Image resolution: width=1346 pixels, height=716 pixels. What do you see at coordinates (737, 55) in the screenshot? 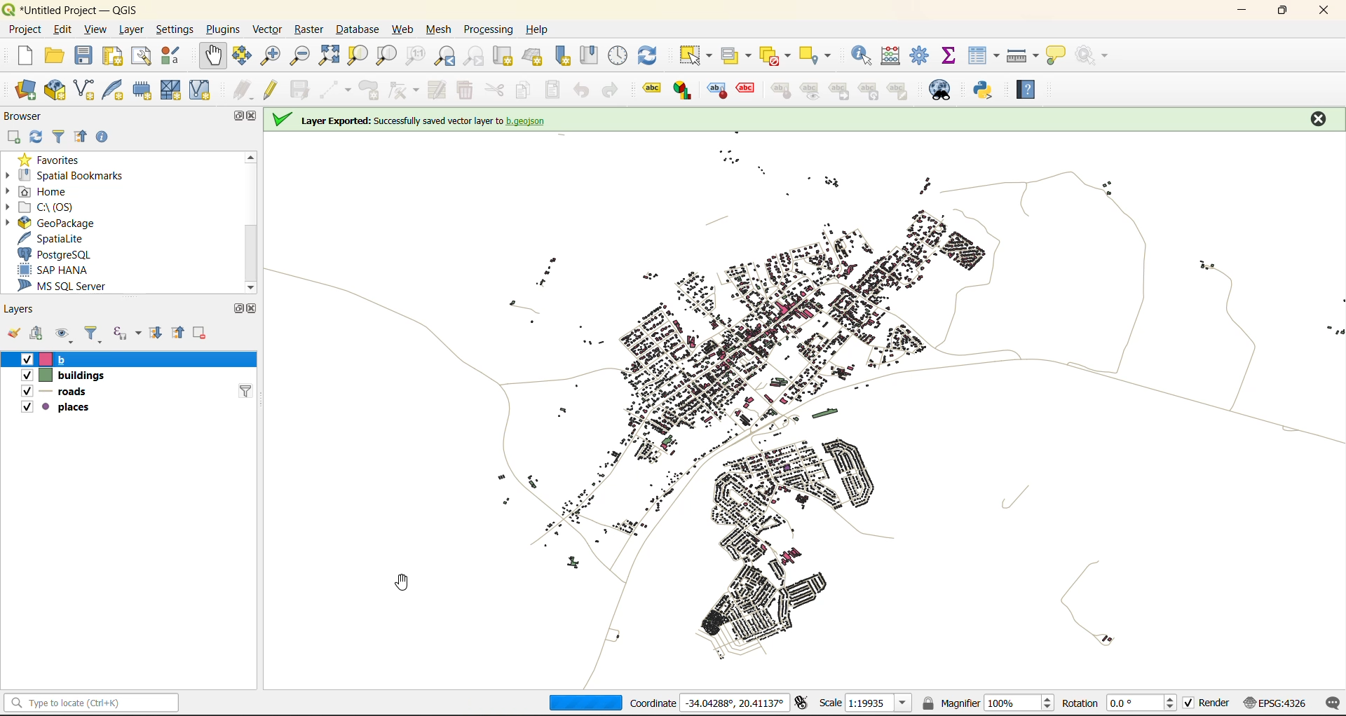
I see `select value` at bounding box center [737, 55].